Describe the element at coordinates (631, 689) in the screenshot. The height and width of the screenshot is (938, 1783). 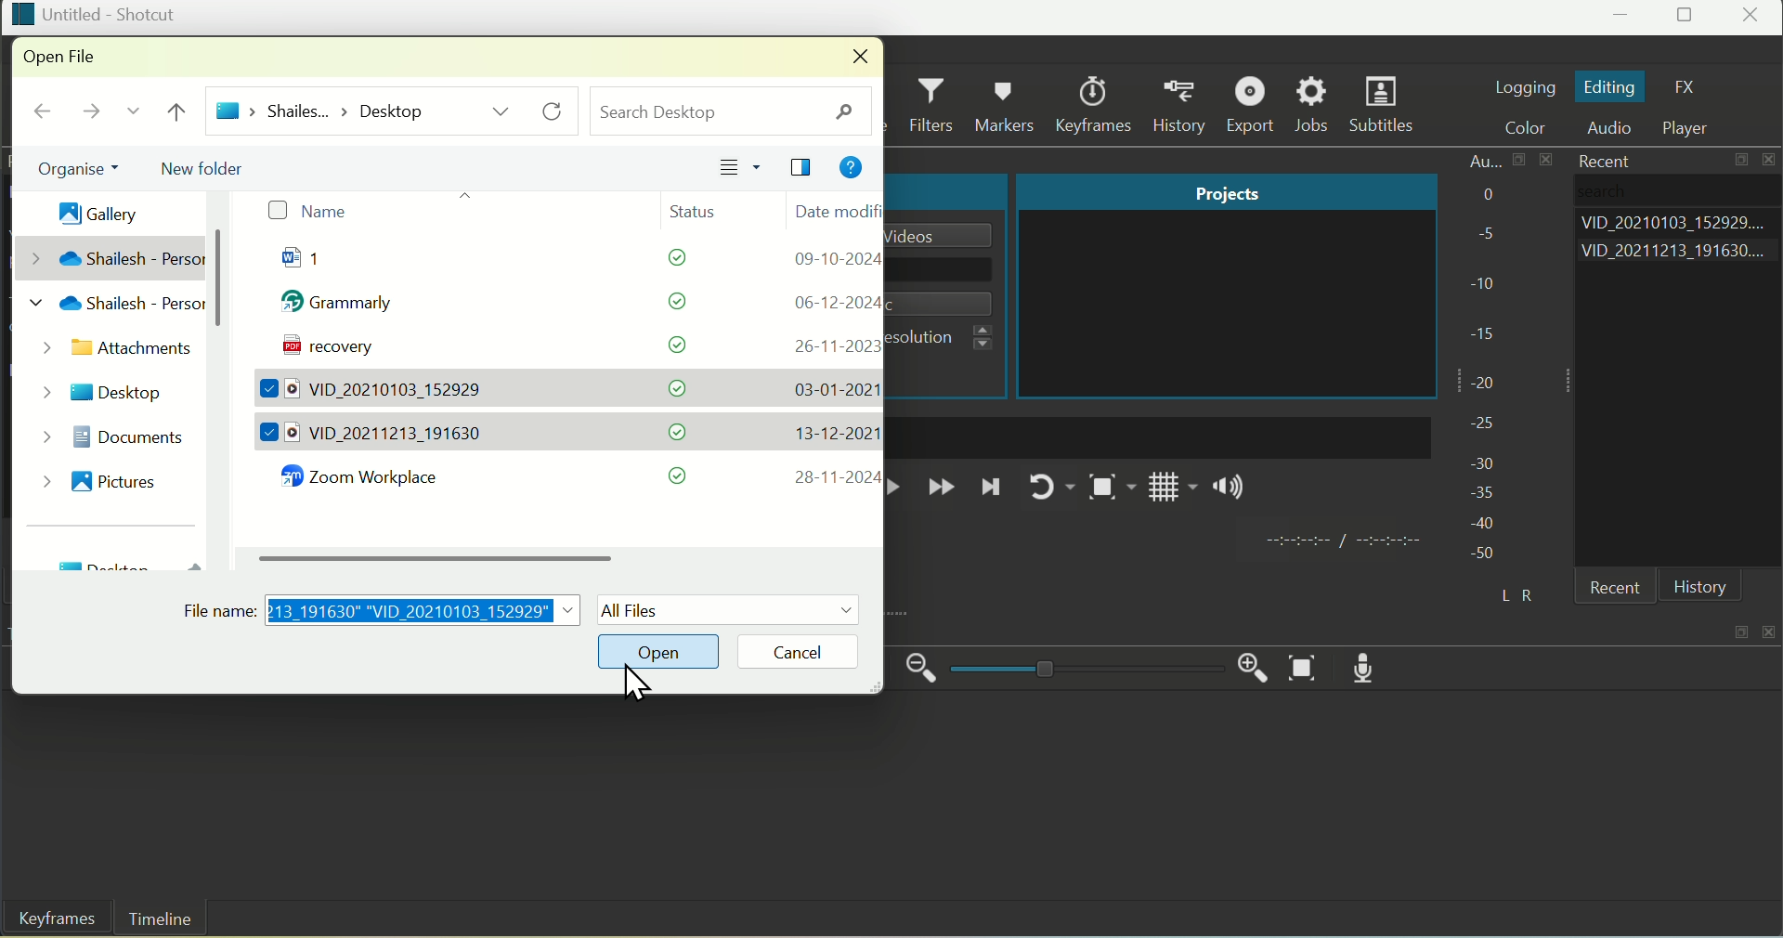
I see `Cursor` at that location.